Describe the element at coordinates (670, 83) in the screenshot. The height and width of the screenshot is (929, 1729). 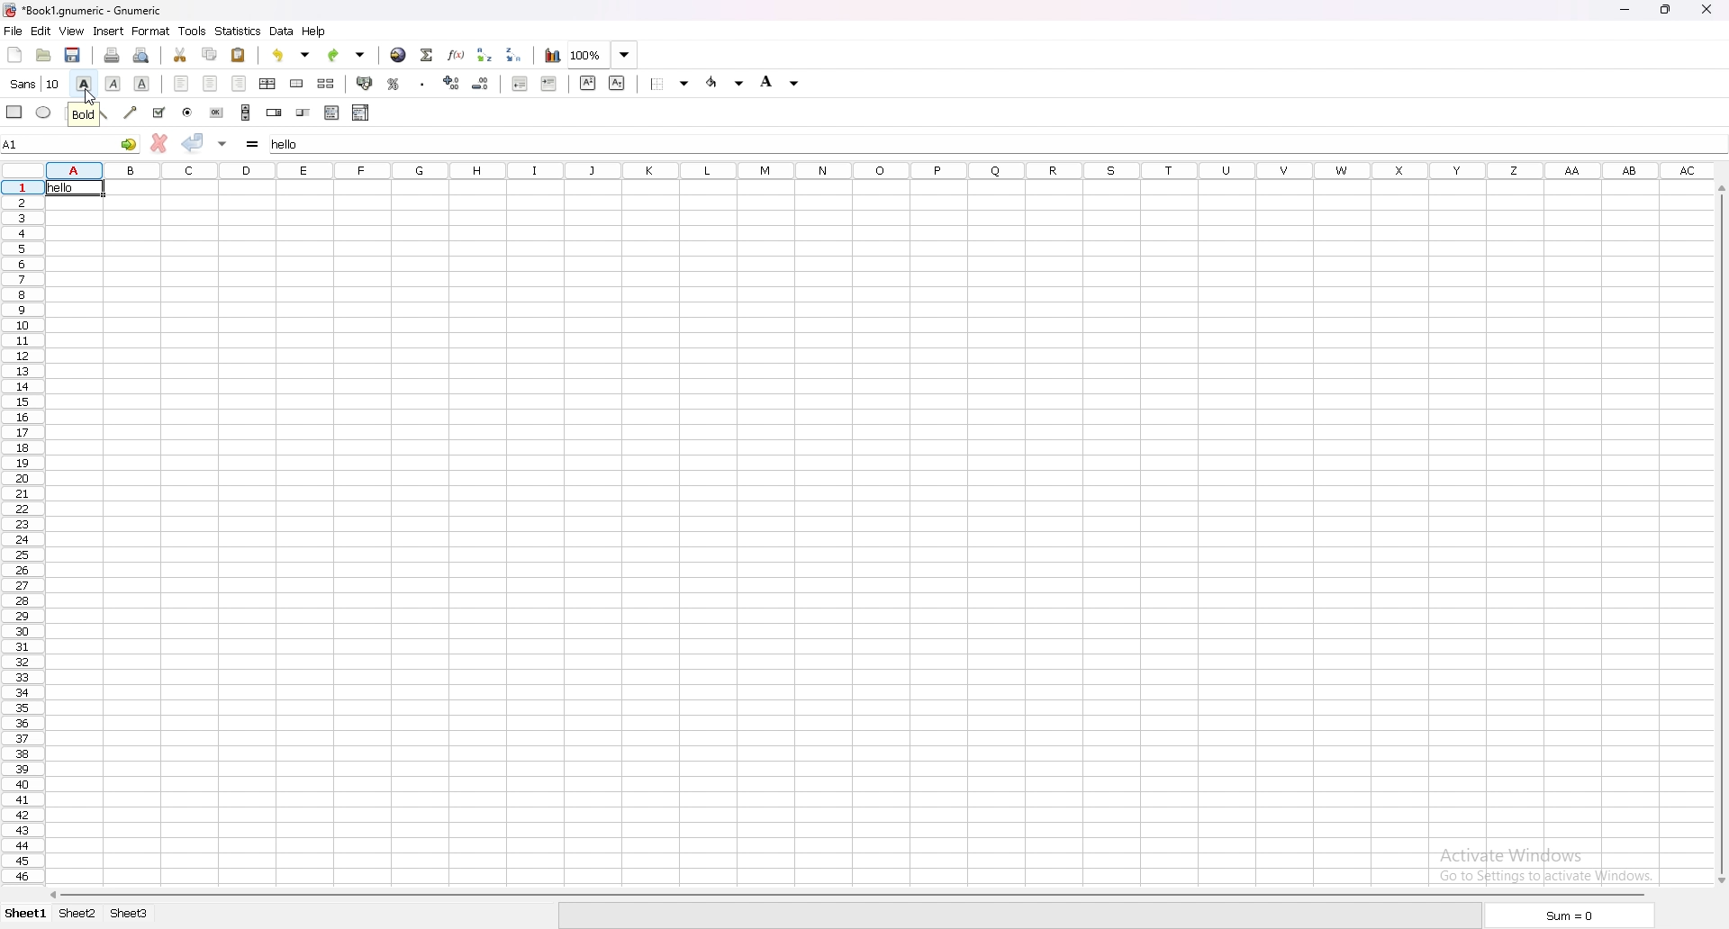
I see `border` at that location.